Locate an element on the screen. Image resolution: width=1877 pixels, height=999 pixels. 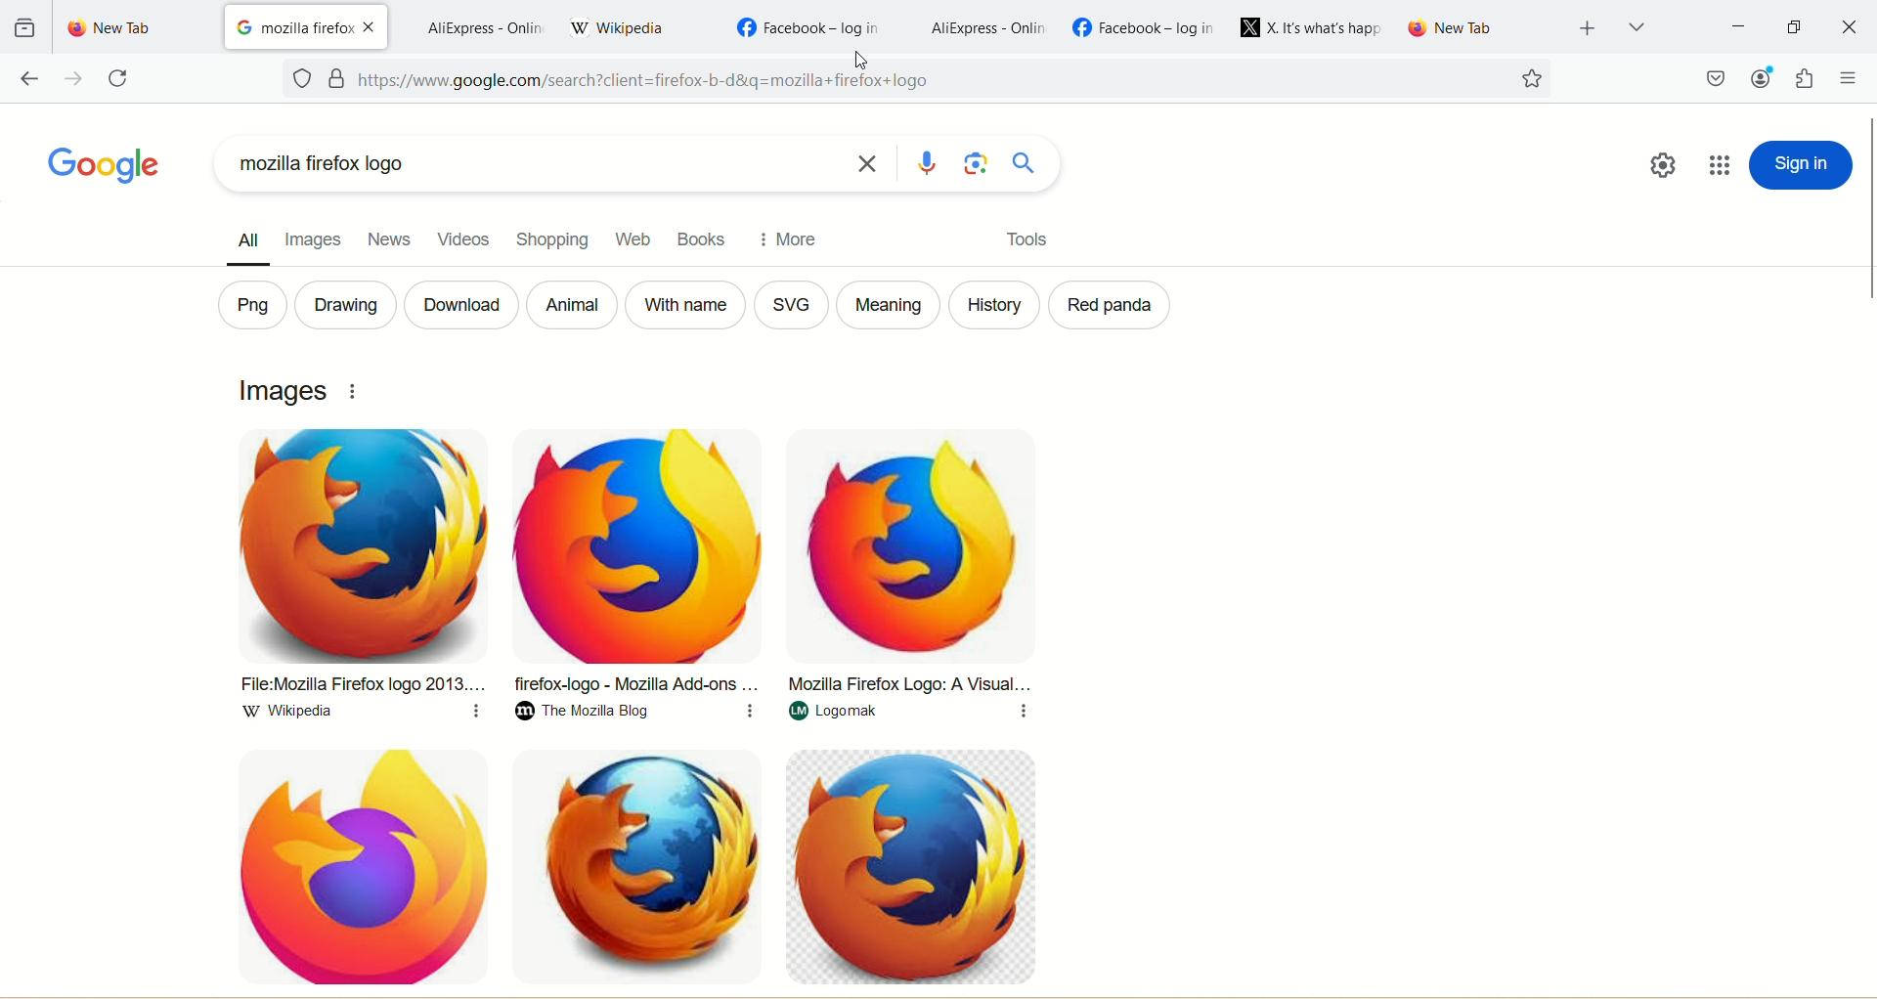
mozilla firefox logo is located at coordinates (526, 168).